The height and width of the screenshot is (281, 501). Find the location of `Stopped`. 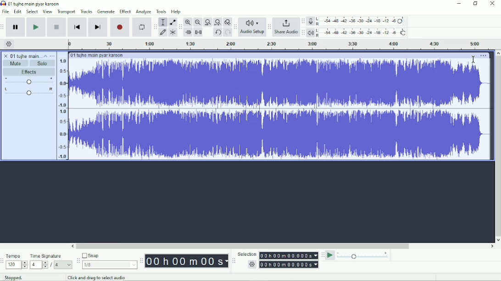

Stopped is located at coordinates (12, 278).